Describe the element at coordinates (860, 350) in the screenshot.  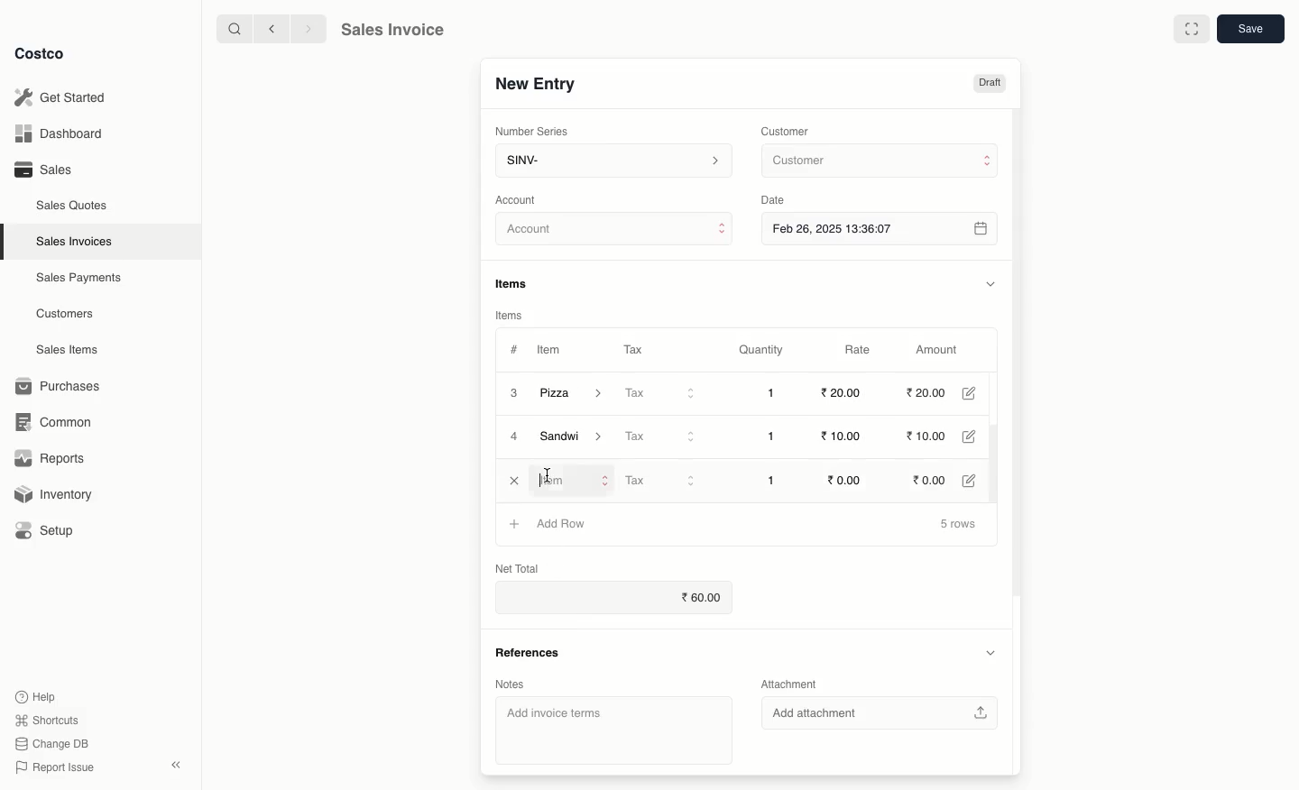
I see `Rate` at that location.